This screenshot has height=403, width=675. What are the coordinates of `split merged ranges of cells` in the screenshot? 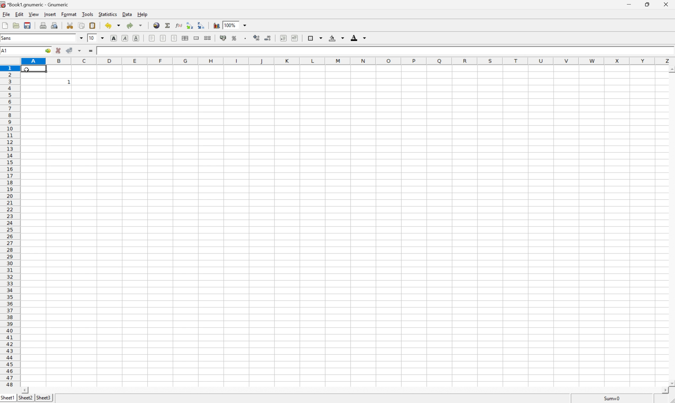 It's located at (208, 37).